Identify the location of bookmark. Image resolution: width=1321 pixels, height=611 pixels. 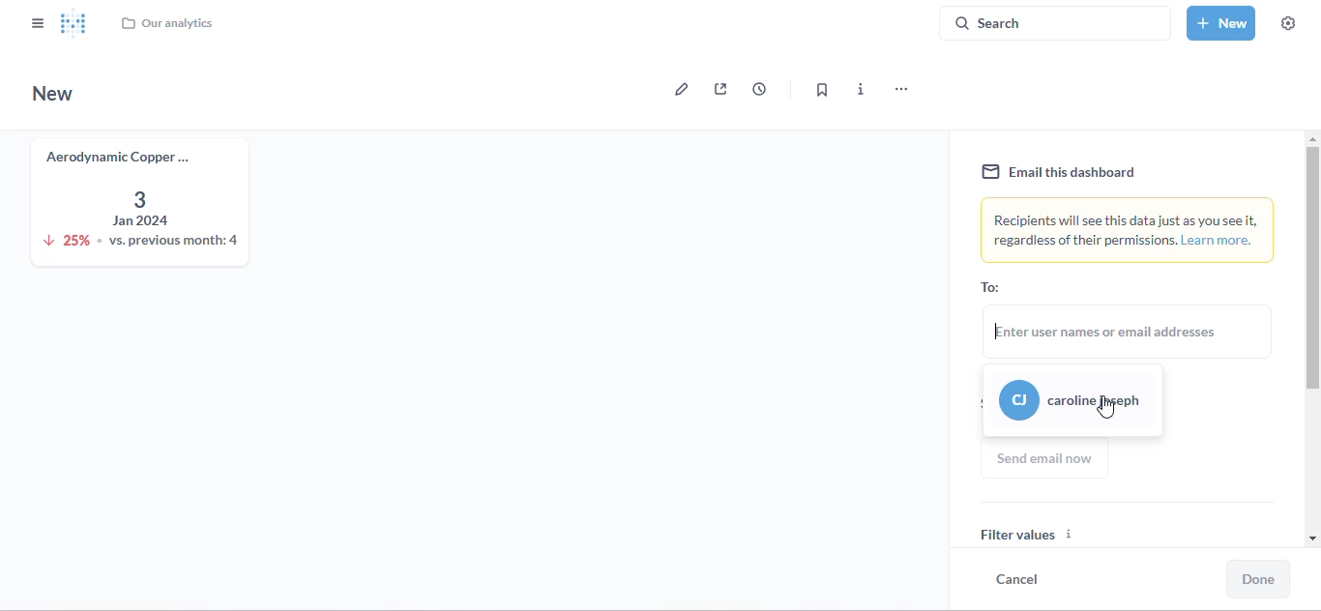
(821, 90).